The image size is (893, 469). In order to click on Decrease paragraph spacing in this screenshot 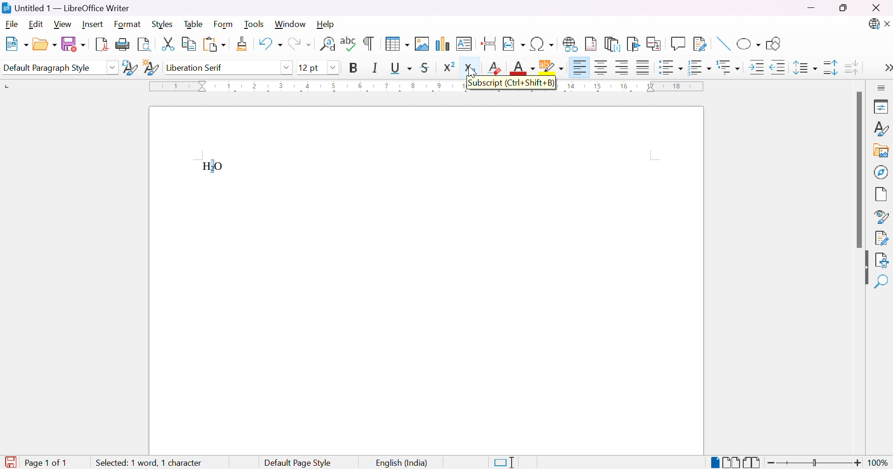, I will do `click(851, 67)`.